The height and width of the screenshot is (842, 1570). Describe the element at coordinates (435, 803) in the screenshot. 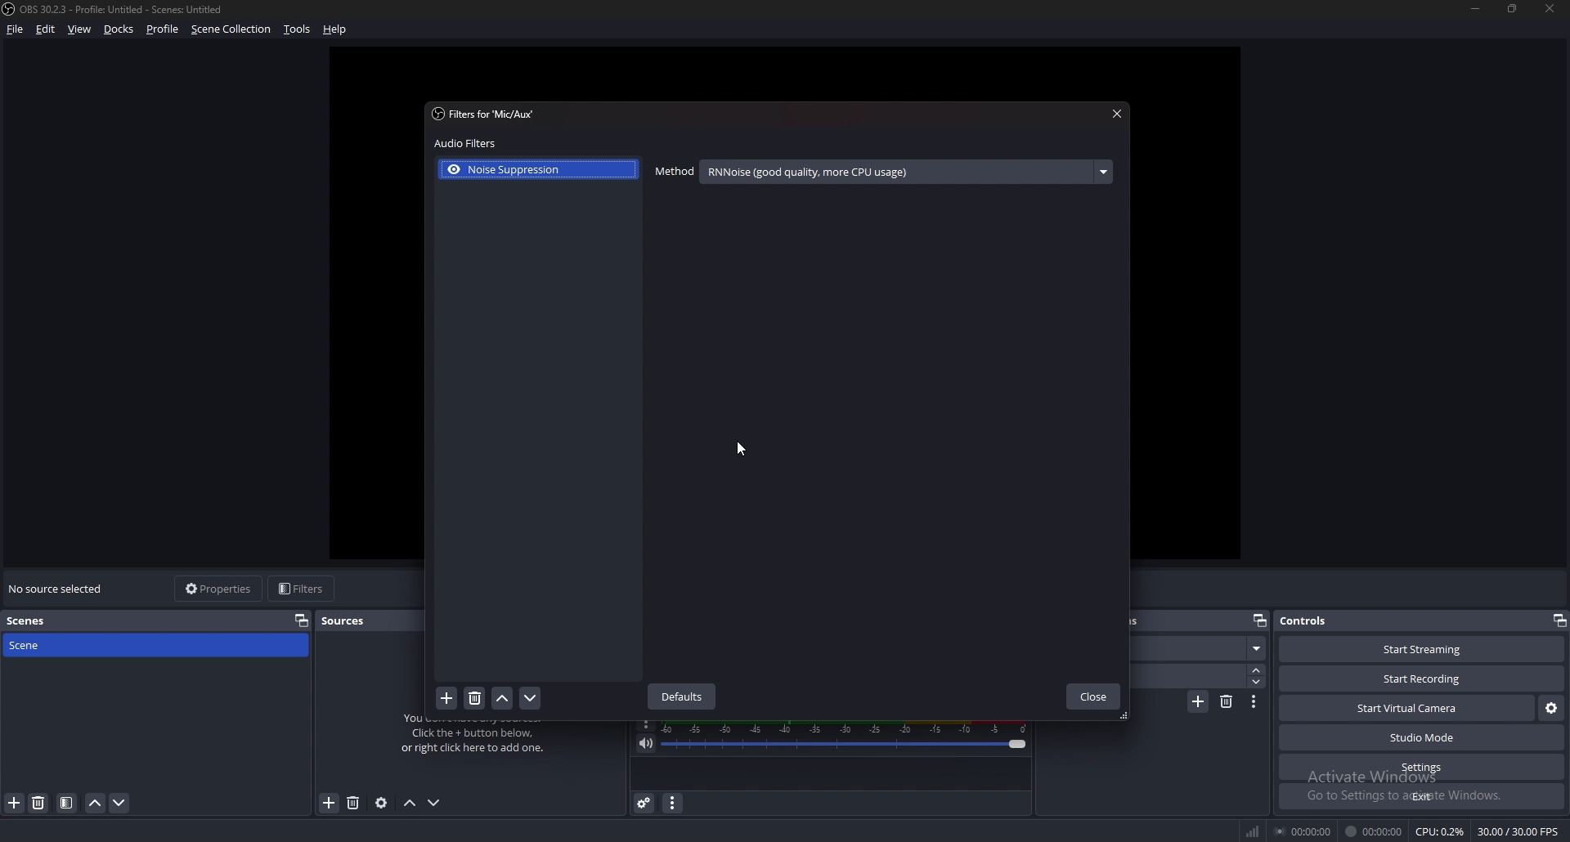

I see `move source down` at that location.